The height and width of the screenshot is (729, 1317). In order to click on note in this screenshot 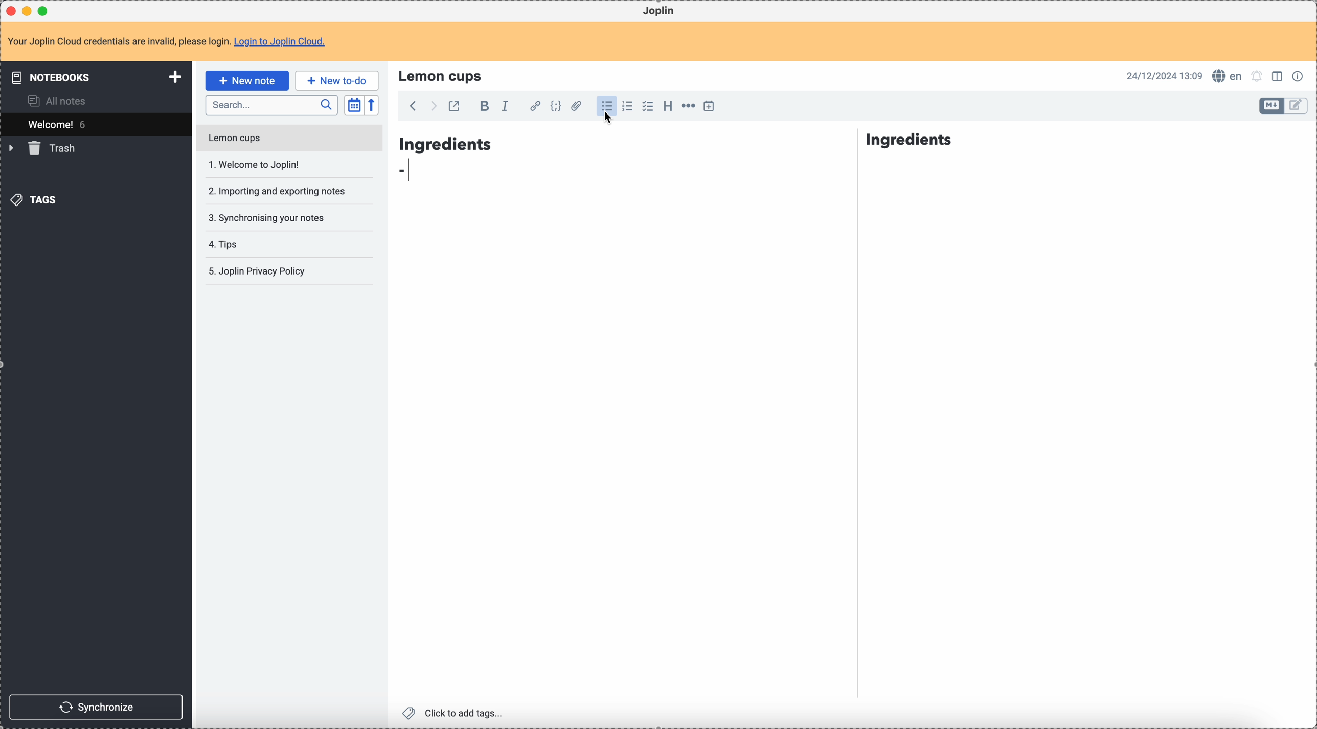, I will do `click(173, 42)`.